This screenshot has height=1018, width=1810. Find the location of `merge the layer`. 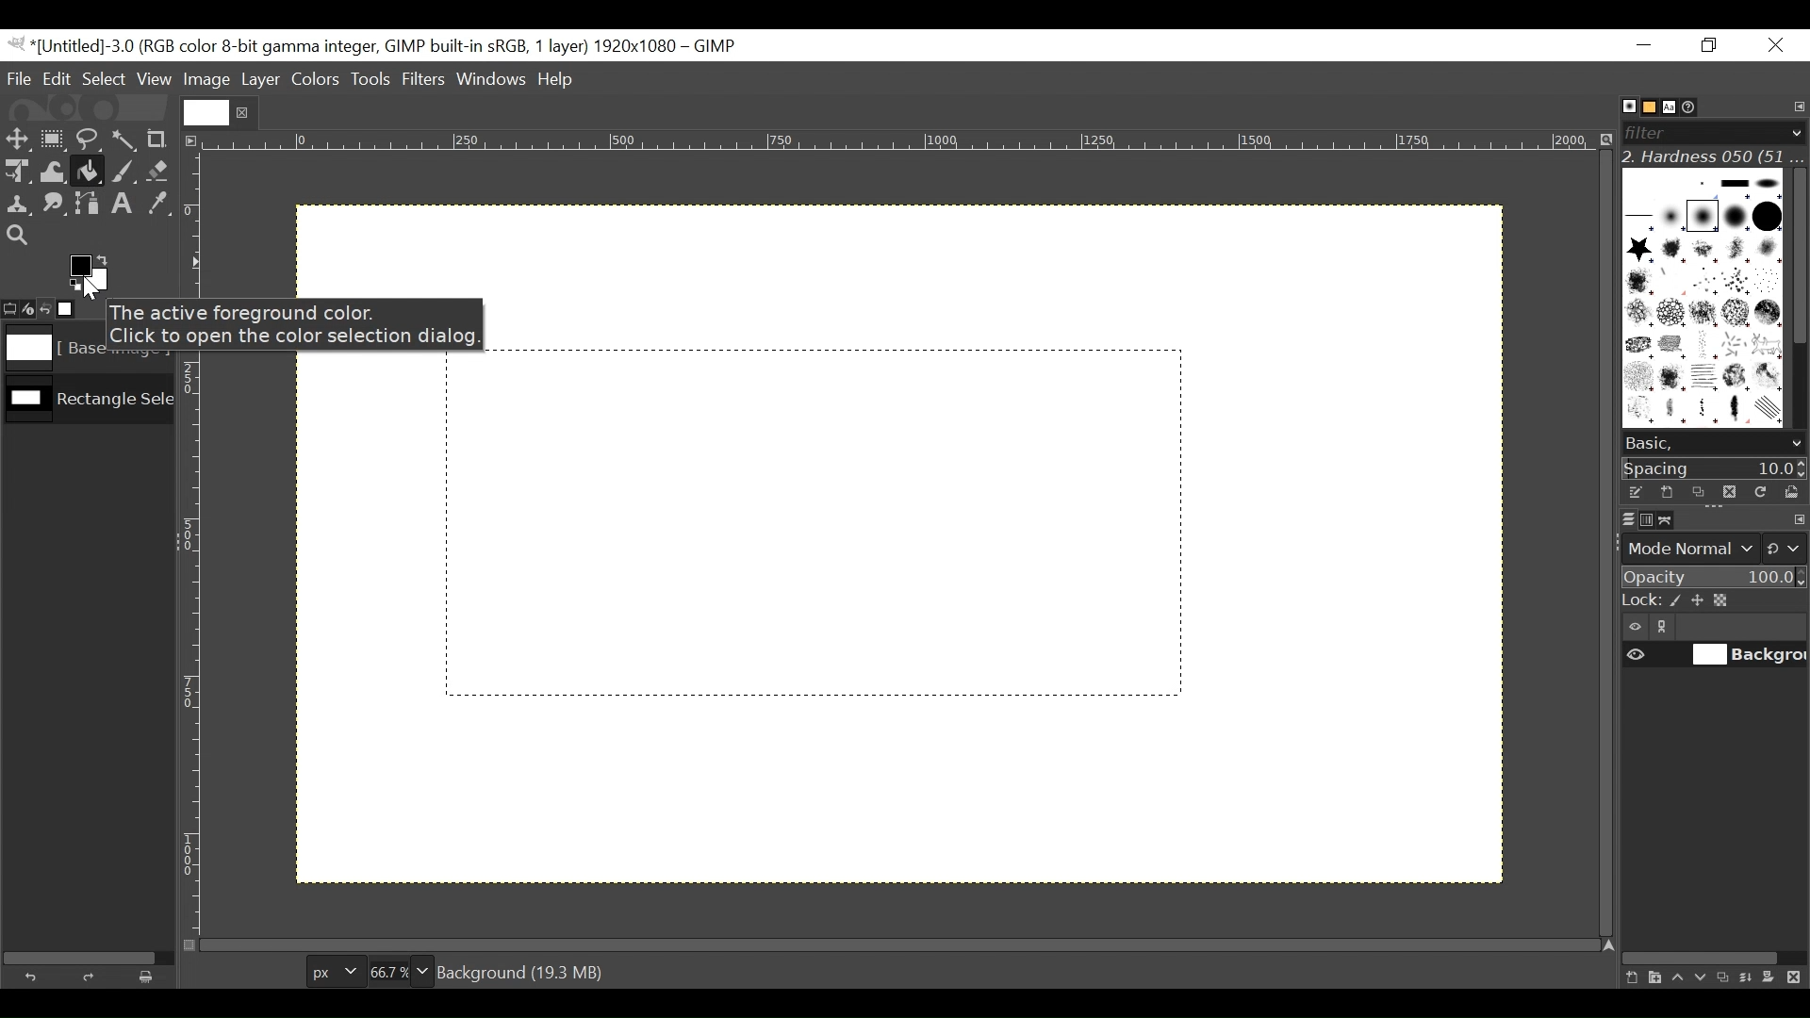

merge the layer is located at coordinates (1751, 977).